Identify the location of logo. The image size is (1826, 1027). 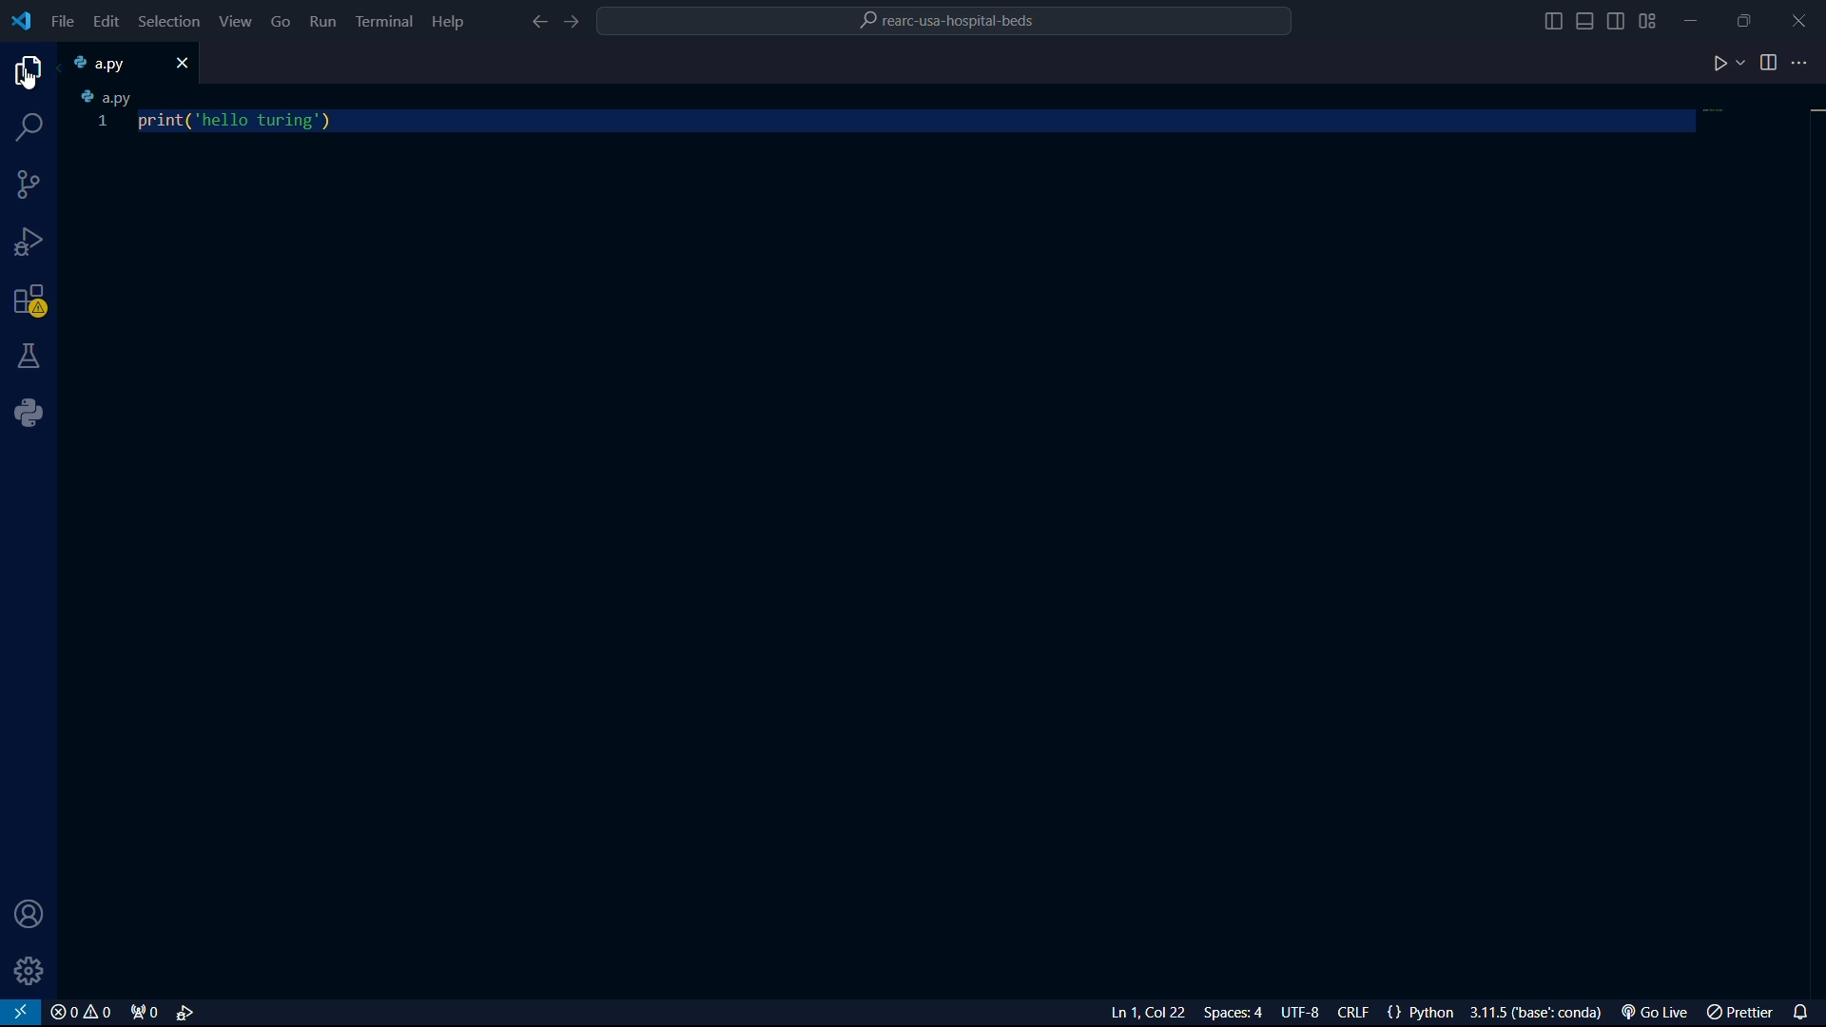
(21, 21).